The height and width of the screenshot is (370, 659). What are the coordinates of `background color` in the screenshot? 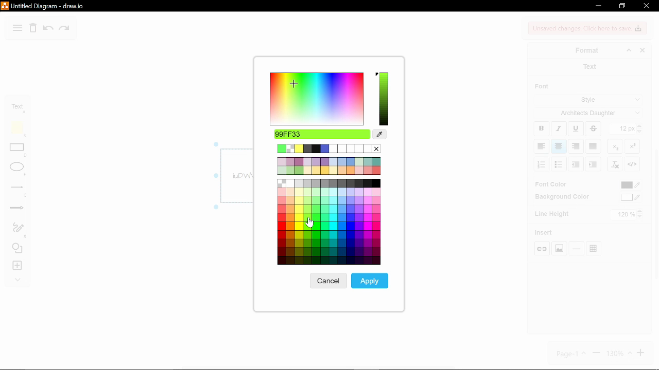 It's located at (630, 197).